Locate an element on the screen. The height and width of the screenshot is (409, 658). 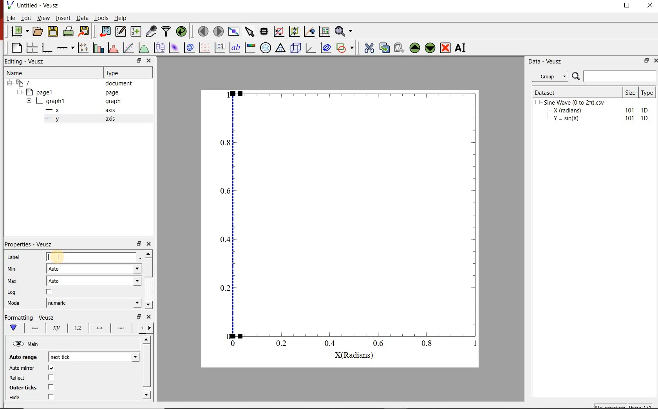
Editing - Veusz is located at coordinates (26, 62).